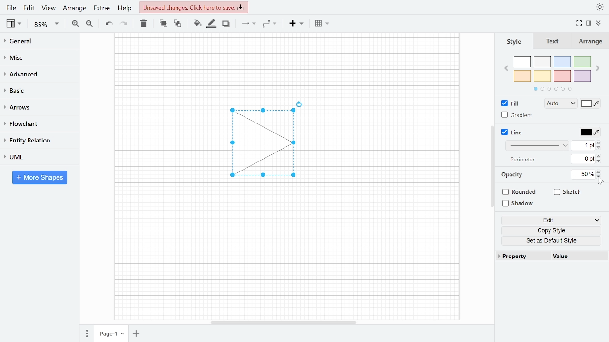 This screenshot has height=342, width=609. I want to click on orange, so click(522, 76).